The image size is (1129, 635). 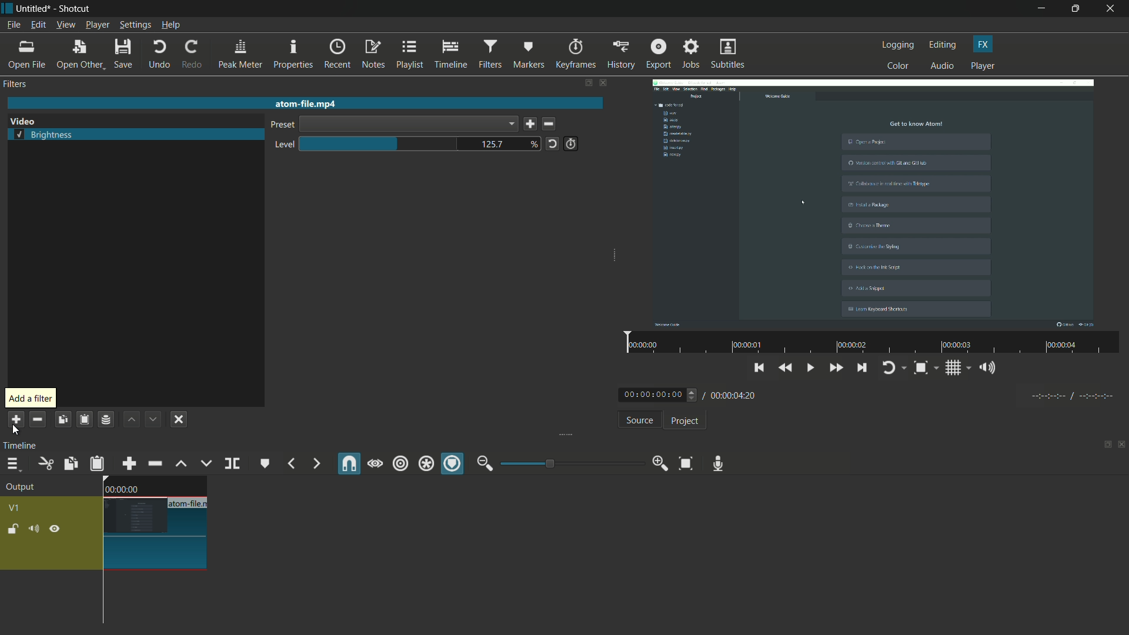 I want to click on properties, so click(x=293, y=55).